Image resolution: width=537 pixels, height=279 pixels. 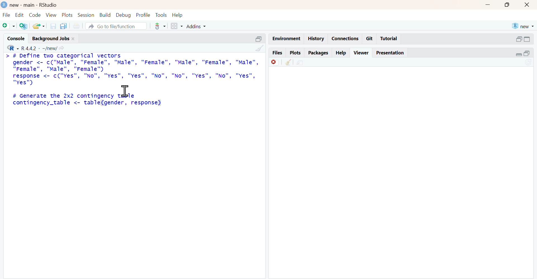 I want to click on code, so click(x=35, y=15).